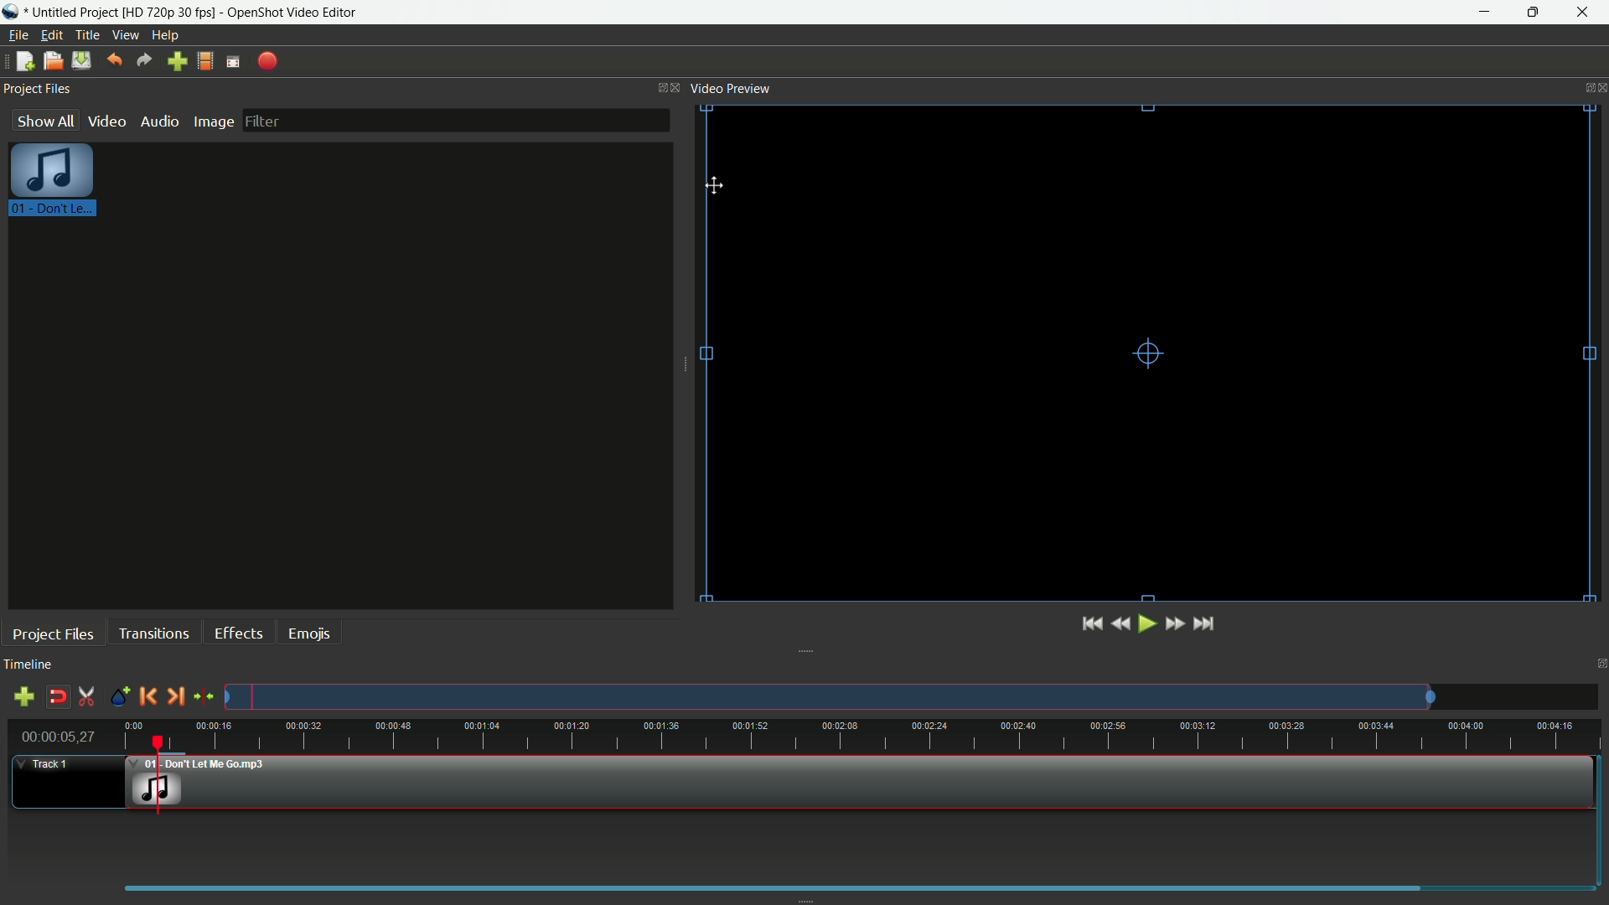 Image resolution: width=1609 pixels, height=905 pixels. I want to click on import file, so click(178, 62).